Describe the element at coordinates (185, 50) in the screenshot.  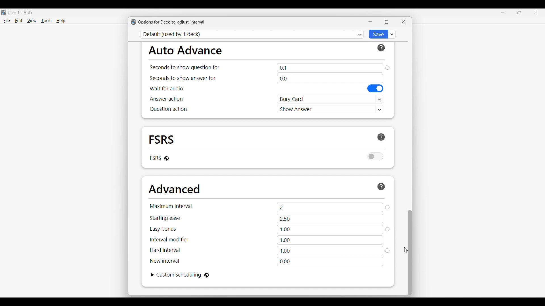
I see `Auto Advance` at that location.